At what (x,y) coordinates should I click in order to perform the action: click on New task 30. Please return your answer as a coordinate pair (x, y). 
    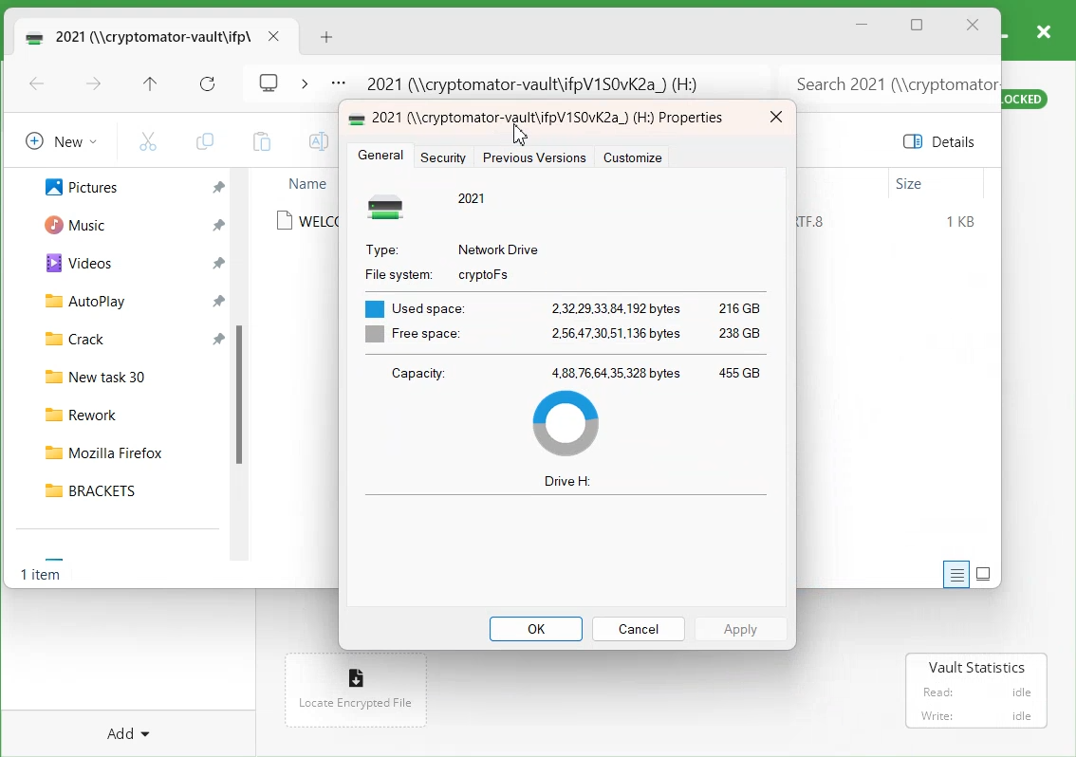
    Looking at the image, I should click on (124, 374).